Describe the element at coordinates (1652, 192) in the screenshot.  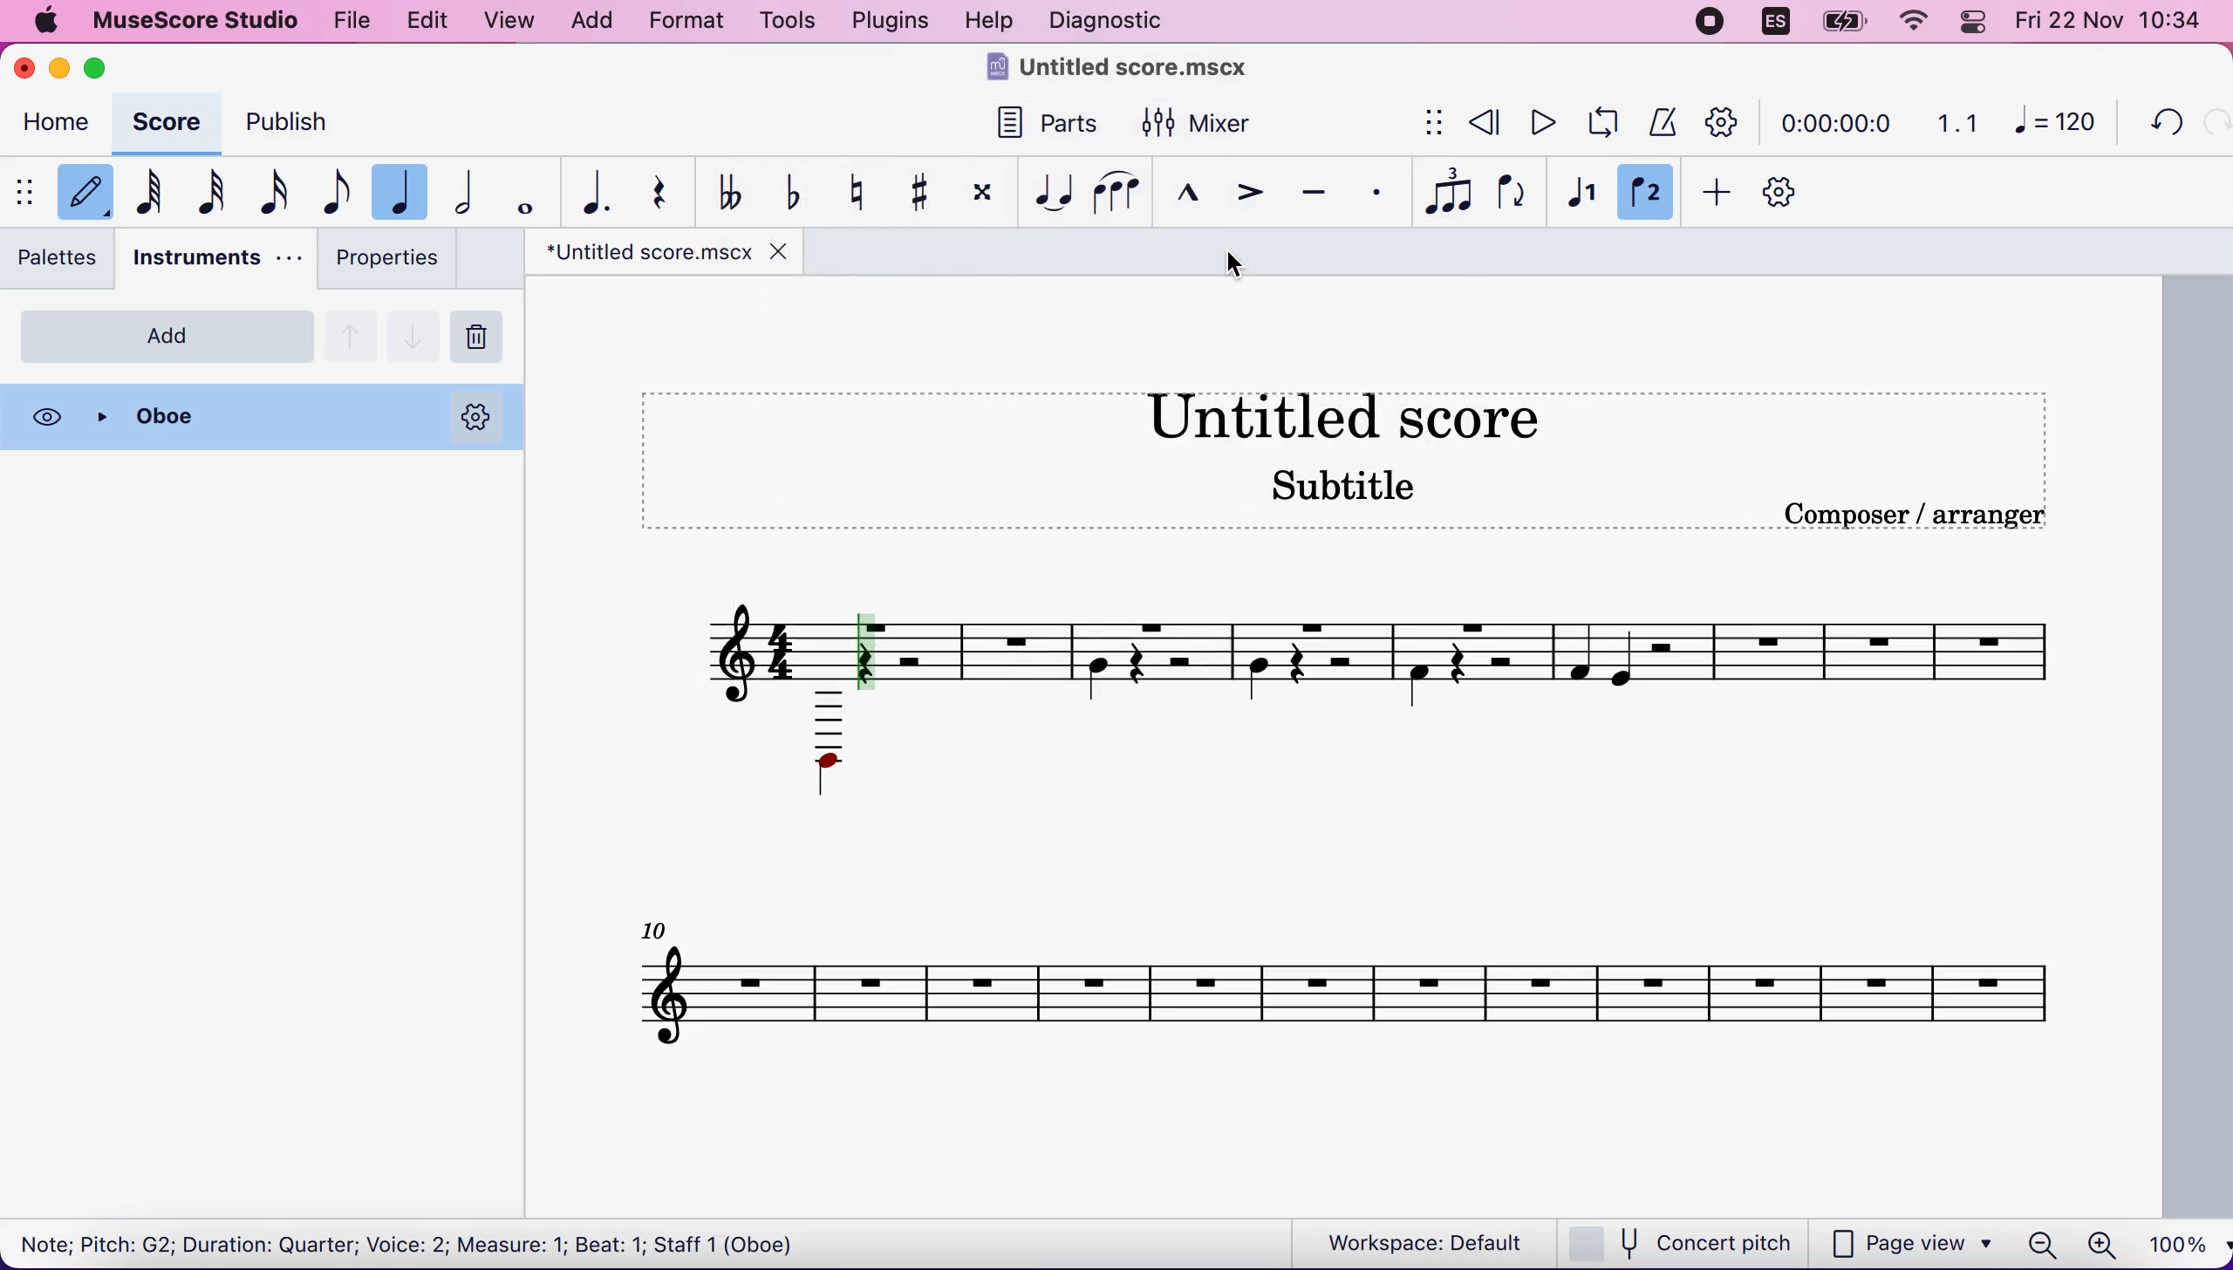
I see `voice 2` at that location.